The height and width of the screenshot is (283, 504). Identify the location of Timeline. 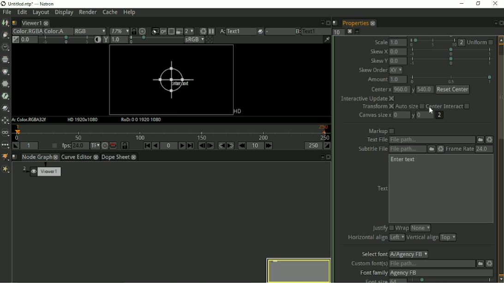
(173, 132).